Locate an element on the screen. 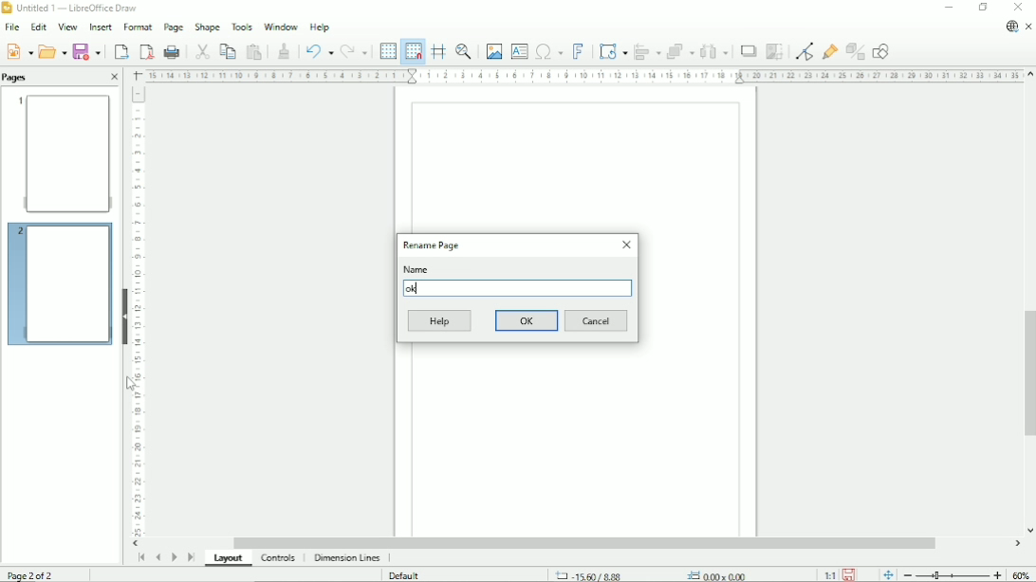 This screenshot has height=582, width=1036. Show gluepoint functions is located at coordinates (830, 51).